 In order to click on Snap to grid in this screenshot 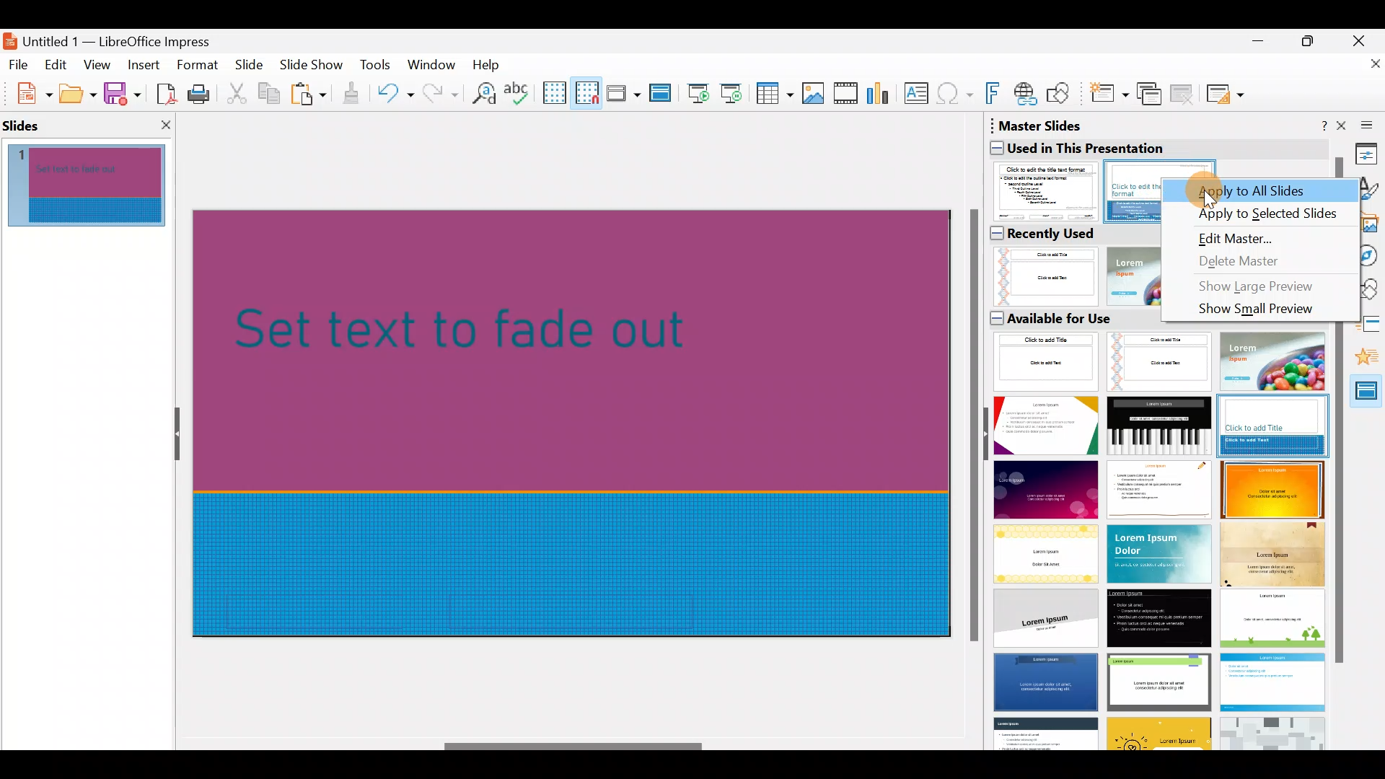, I will do `click(584, 92)`.